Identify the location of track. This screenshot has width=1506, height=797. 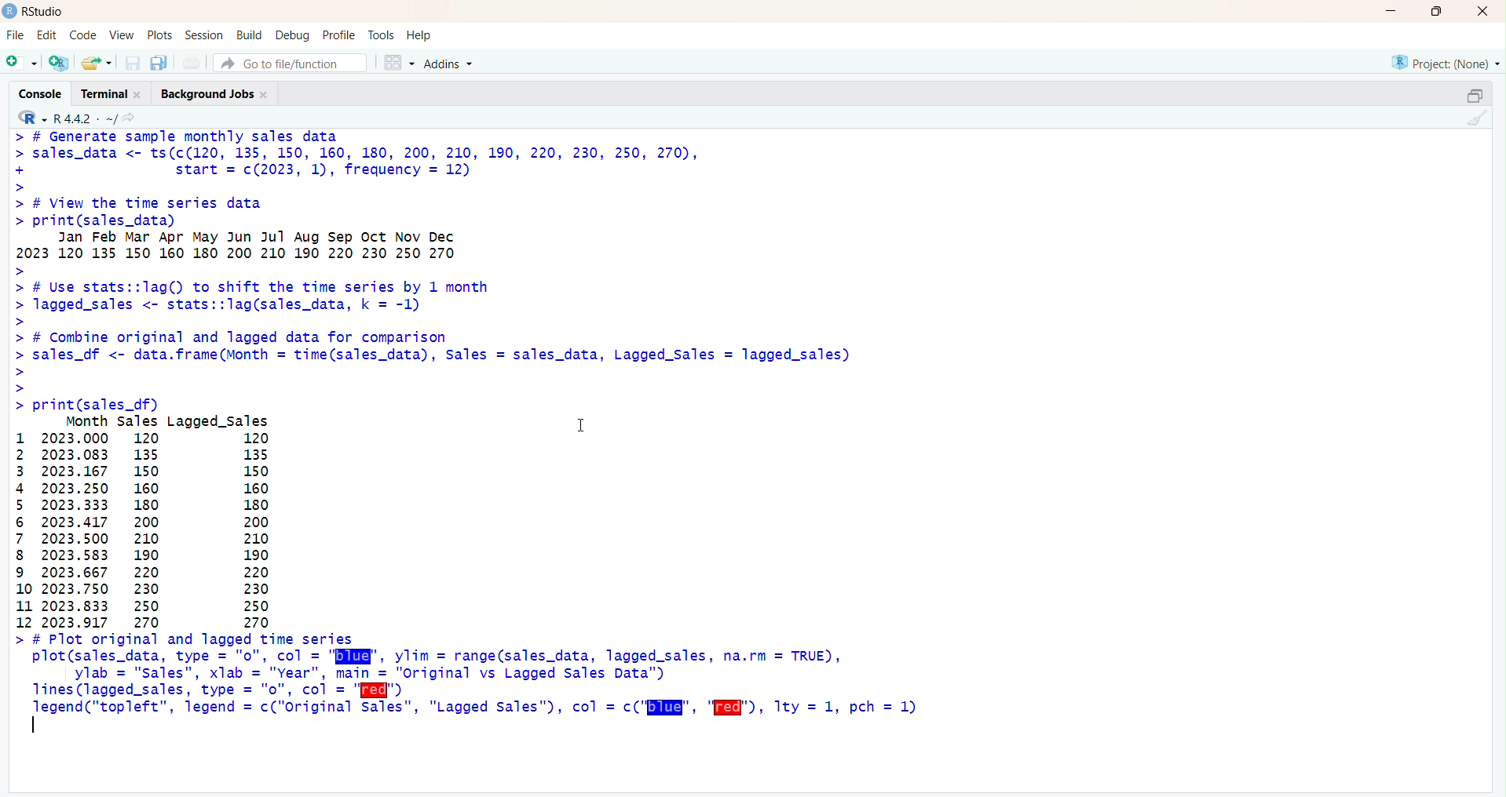
(382, 34).